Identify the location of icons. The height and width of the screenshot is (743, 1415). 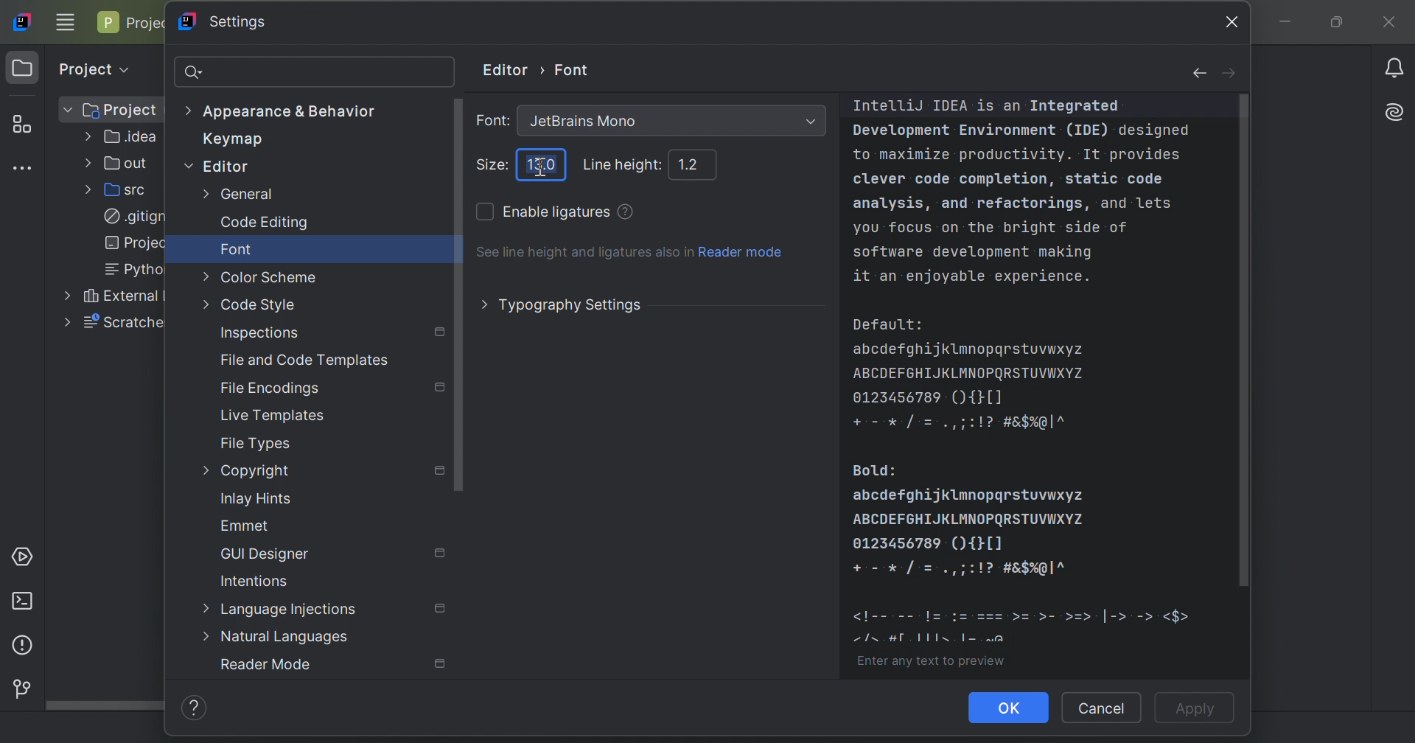
(963, 570).